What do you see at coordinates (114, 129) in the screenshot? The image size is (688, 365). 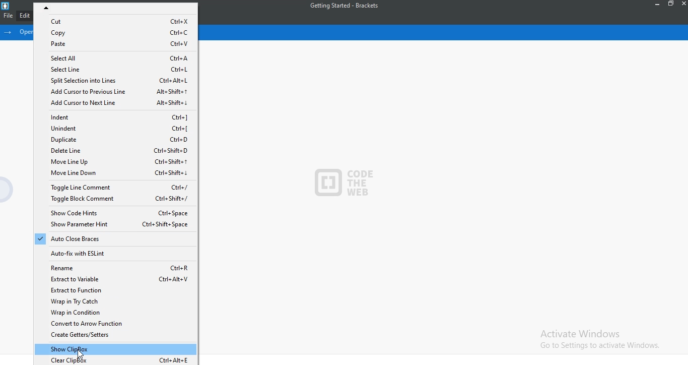 I see `Unindent` at bounding box center [114, 129].